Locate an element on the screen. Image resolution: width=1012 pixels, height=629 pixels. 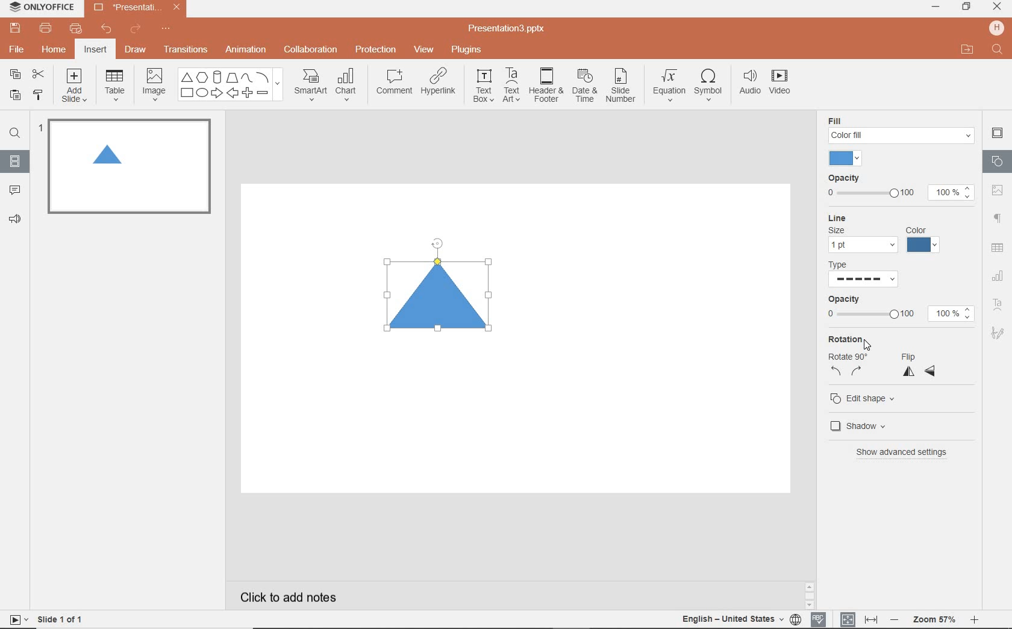
CUSTOMIZE QUICK ACCESS TOOLBAR is located at coordinates (166, 29).